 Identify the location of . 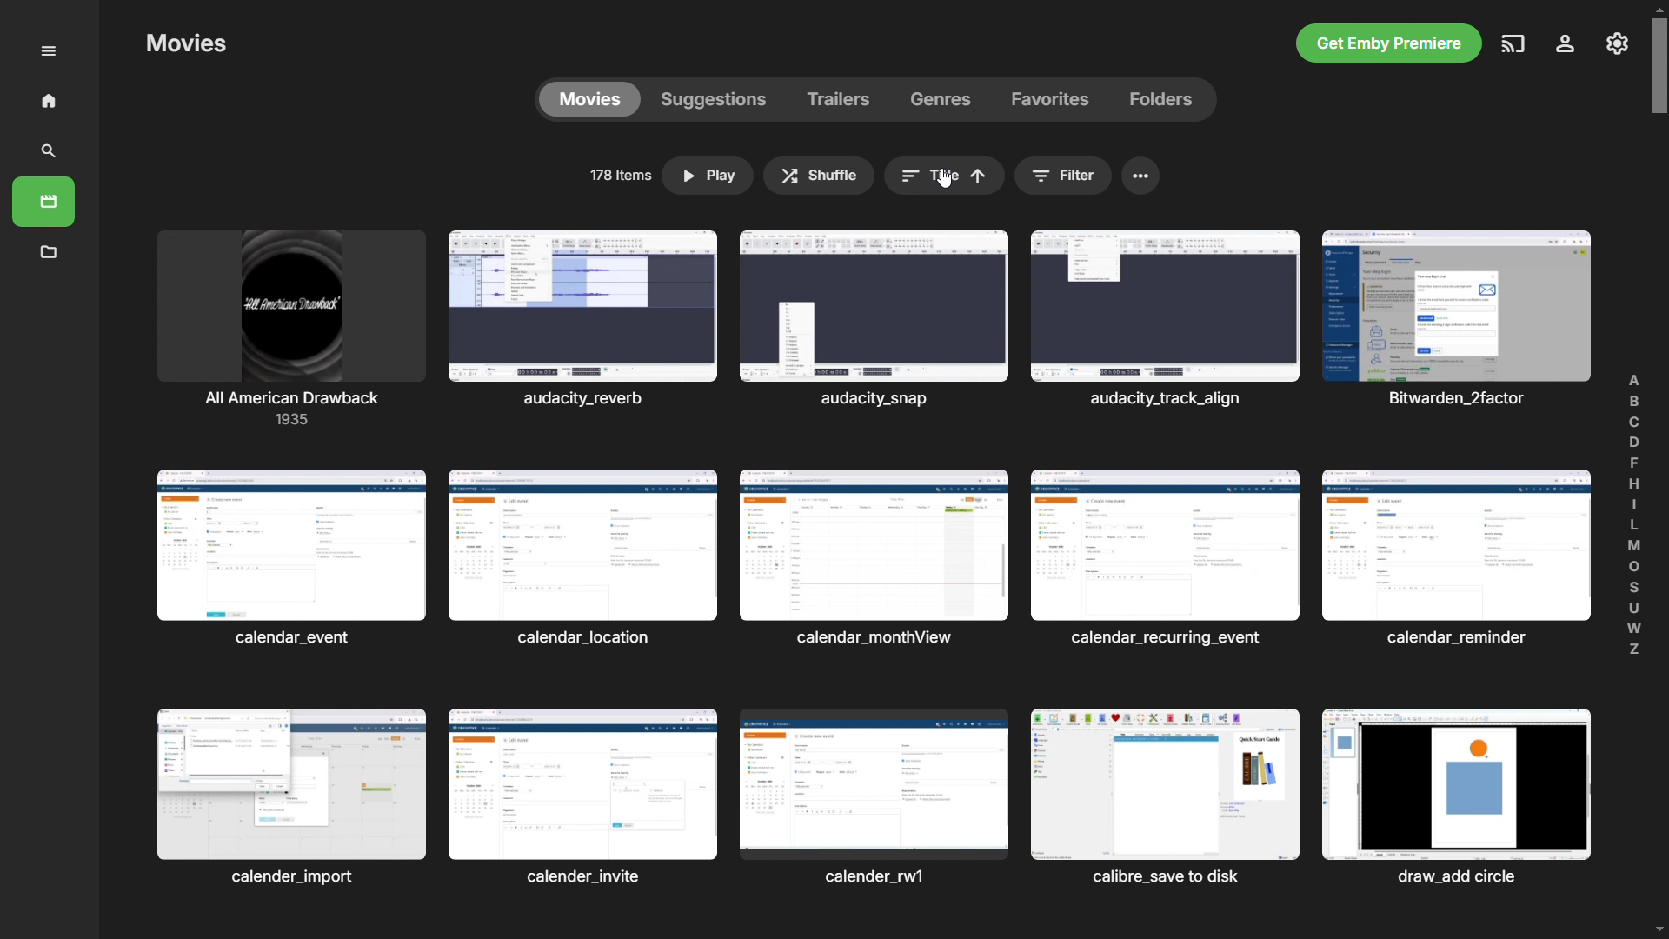
(1167, 560).